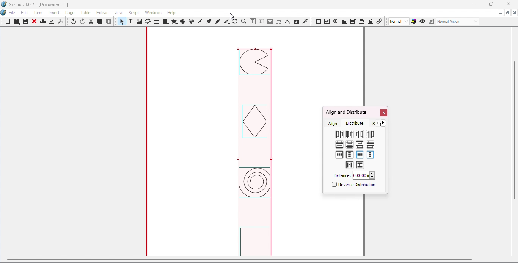  Describe the element at coordinates (25, 22) in the screenshot. I see `Save` at that location.